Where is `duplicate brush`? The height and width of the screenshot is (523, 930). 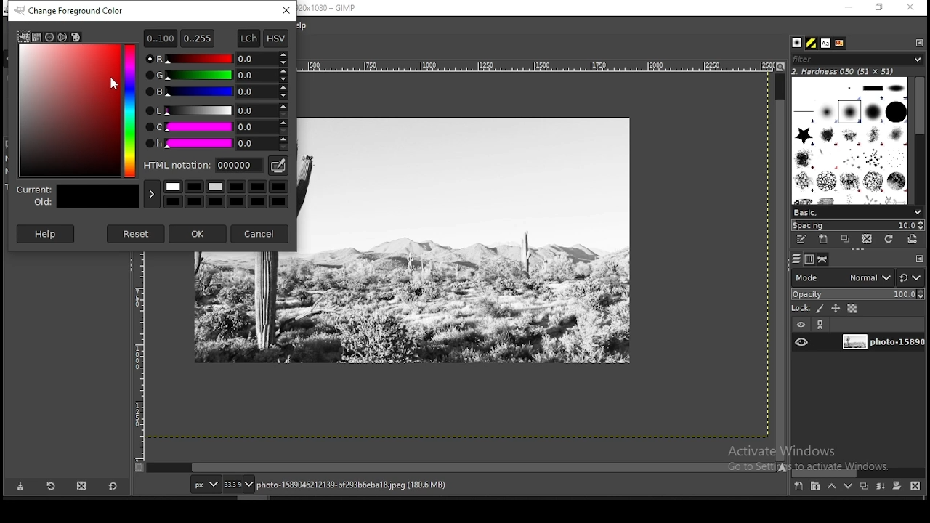 duplicate brush is located at coordinates (845, 240).